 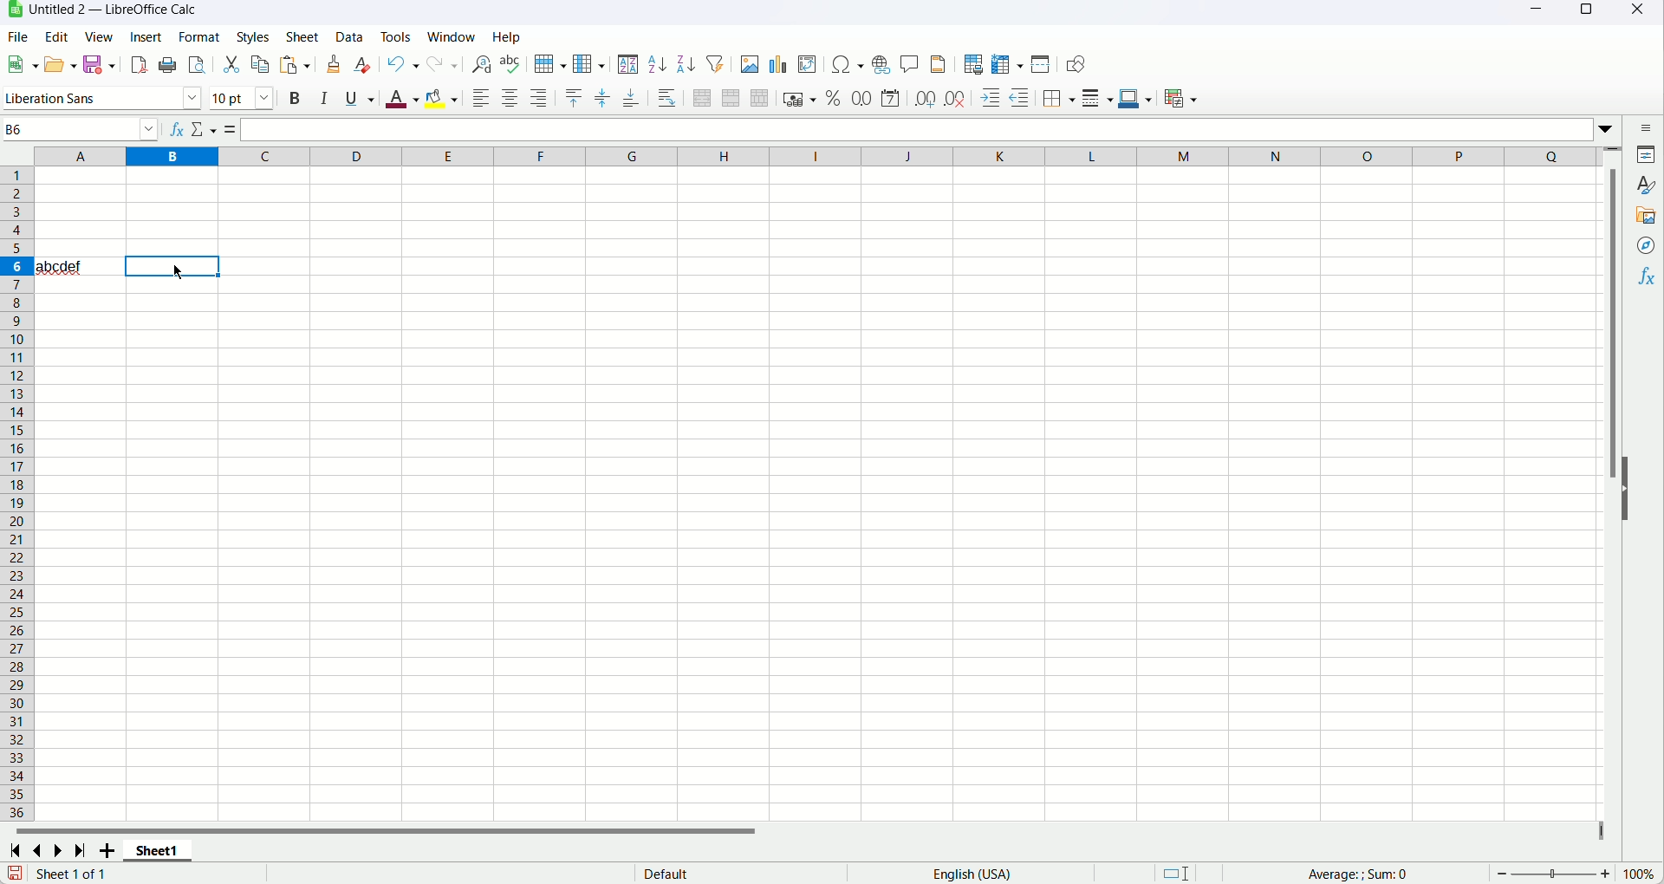 What do you see at coordinates (482, 64) in the screenshot?
I see `find and replace` at bounding box center [482, 64].